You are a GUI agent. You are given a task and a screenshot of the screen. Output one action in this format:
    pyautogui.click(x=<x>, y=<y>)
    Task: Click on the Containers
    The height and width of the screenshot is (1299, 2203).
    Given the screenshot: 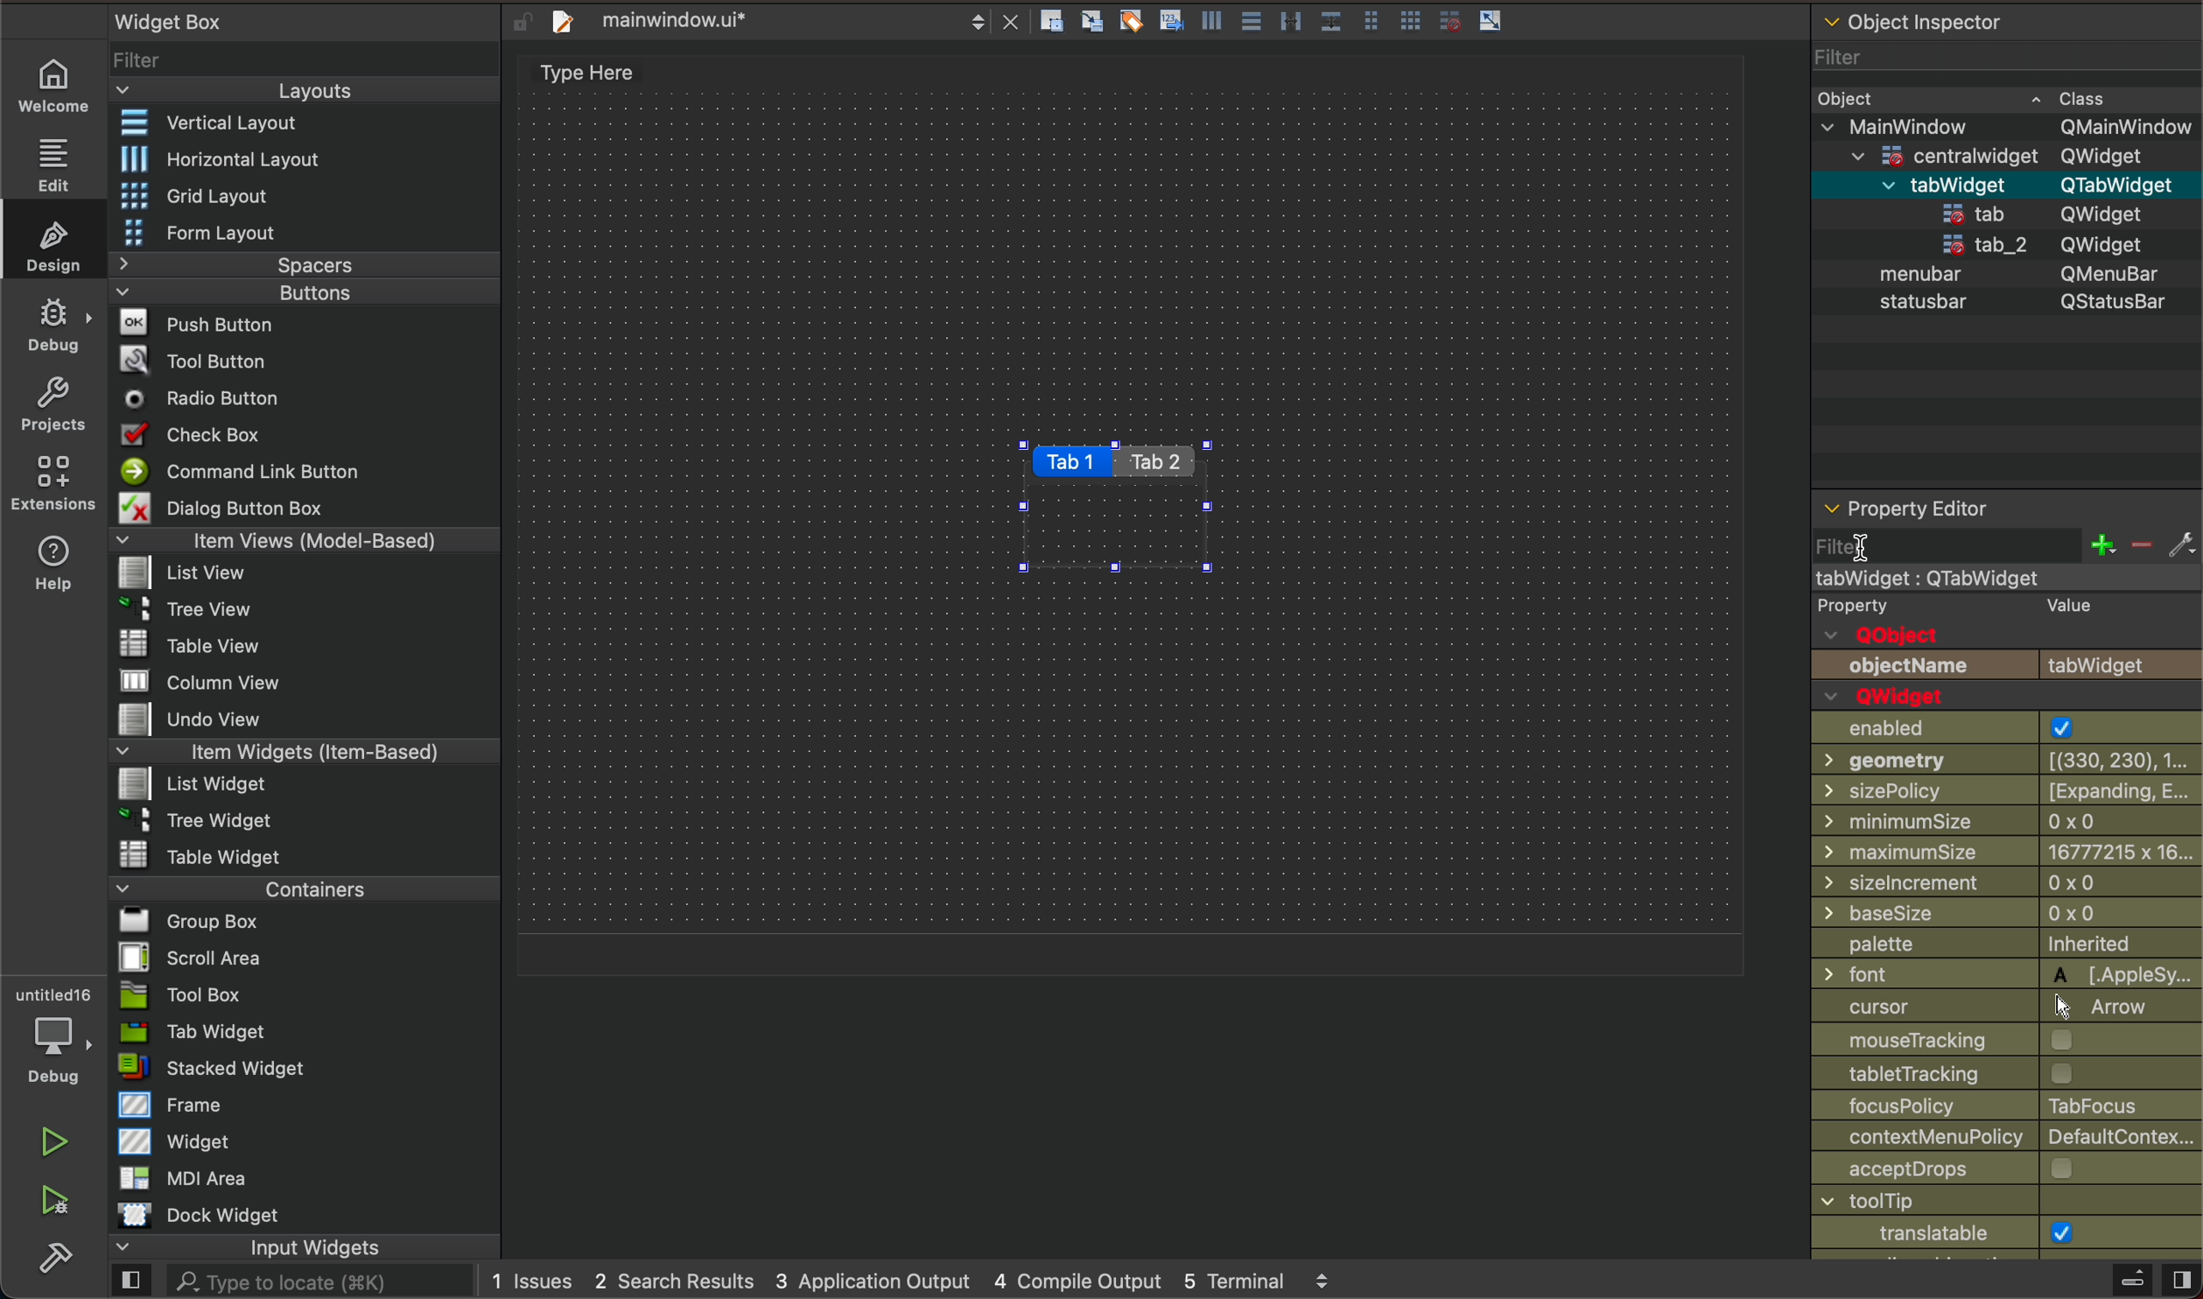 What is the action you would take?
    pyautogui.click(x=299, y=886)
    